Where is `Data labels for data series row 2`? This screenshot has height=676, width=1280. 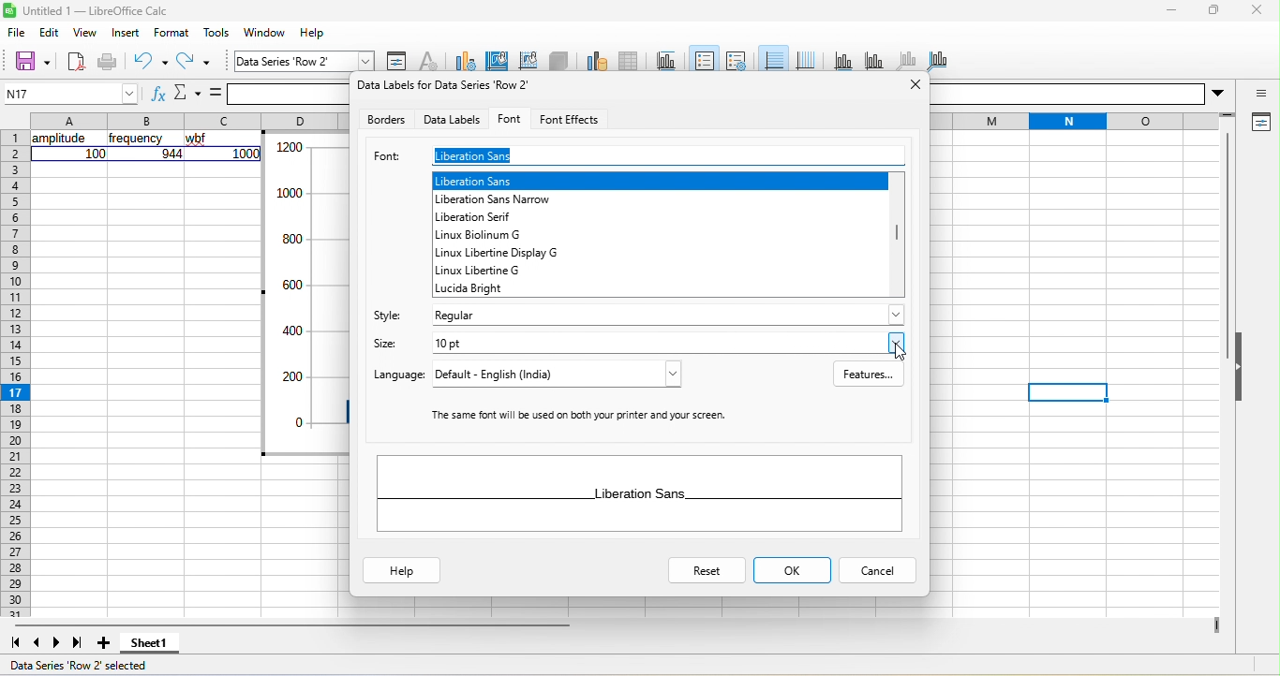 Data labels for data series row 2 is located at coordinates (453, 84).